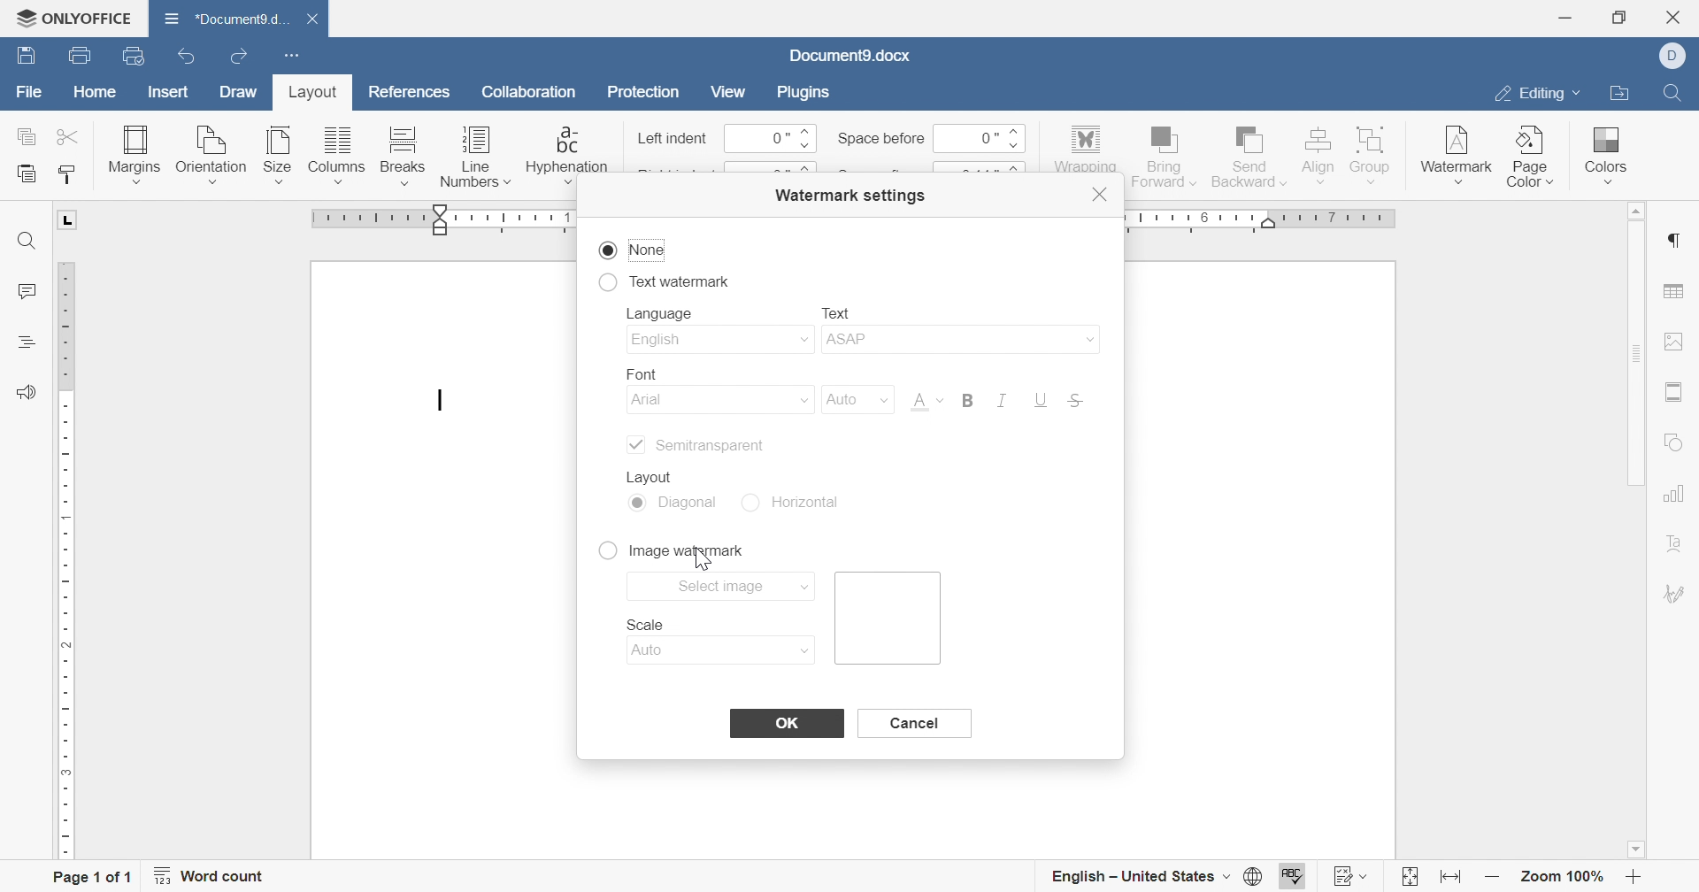 The width and height of the screenshot is (1699, 892). I want to click on references, so click(411, 89).